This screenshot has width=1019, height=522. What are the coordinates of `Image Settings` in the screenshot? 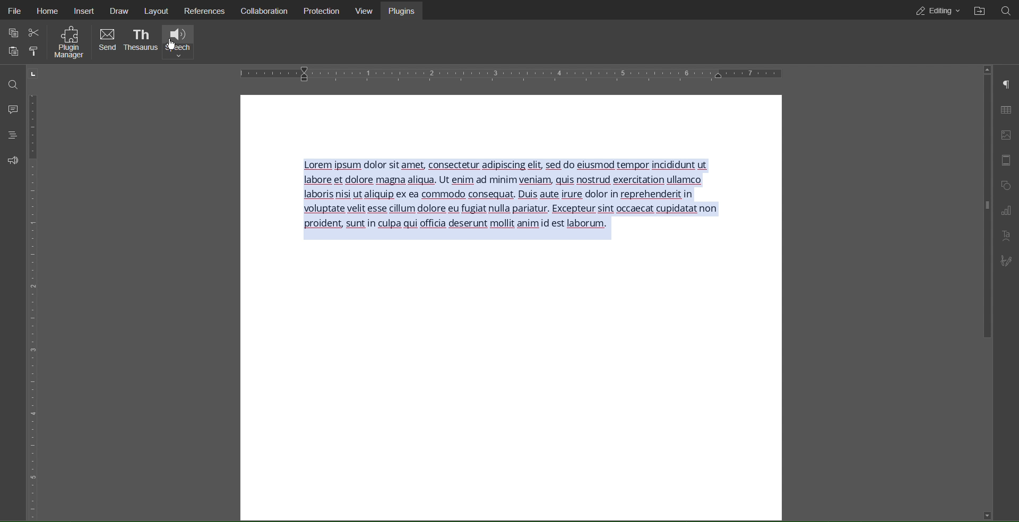 It's located at (1005, 135).